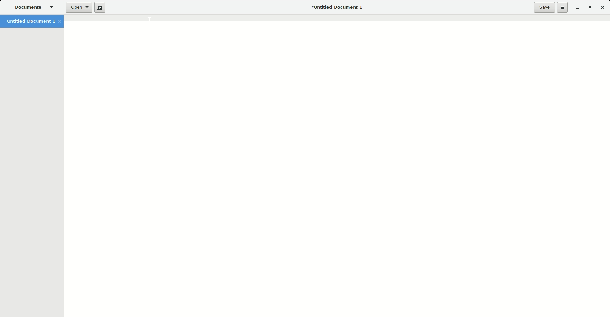 The image size is (610, 317). What do you see at coordinates (34, 22) in the screenshot?
I see `Untitled Document 1` at bounding box center [34, 22].